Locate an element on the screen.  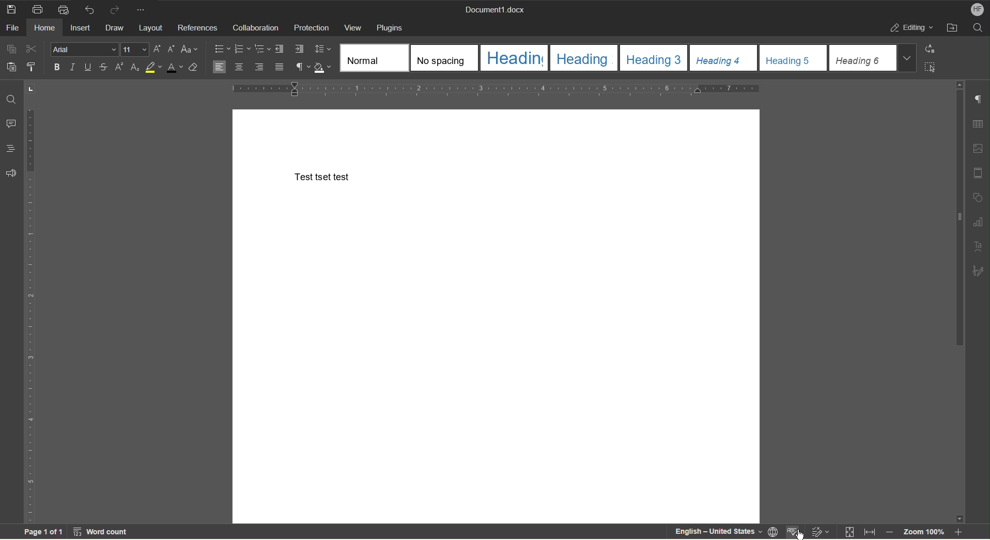
Plugins is located at coordinates (389, 27).